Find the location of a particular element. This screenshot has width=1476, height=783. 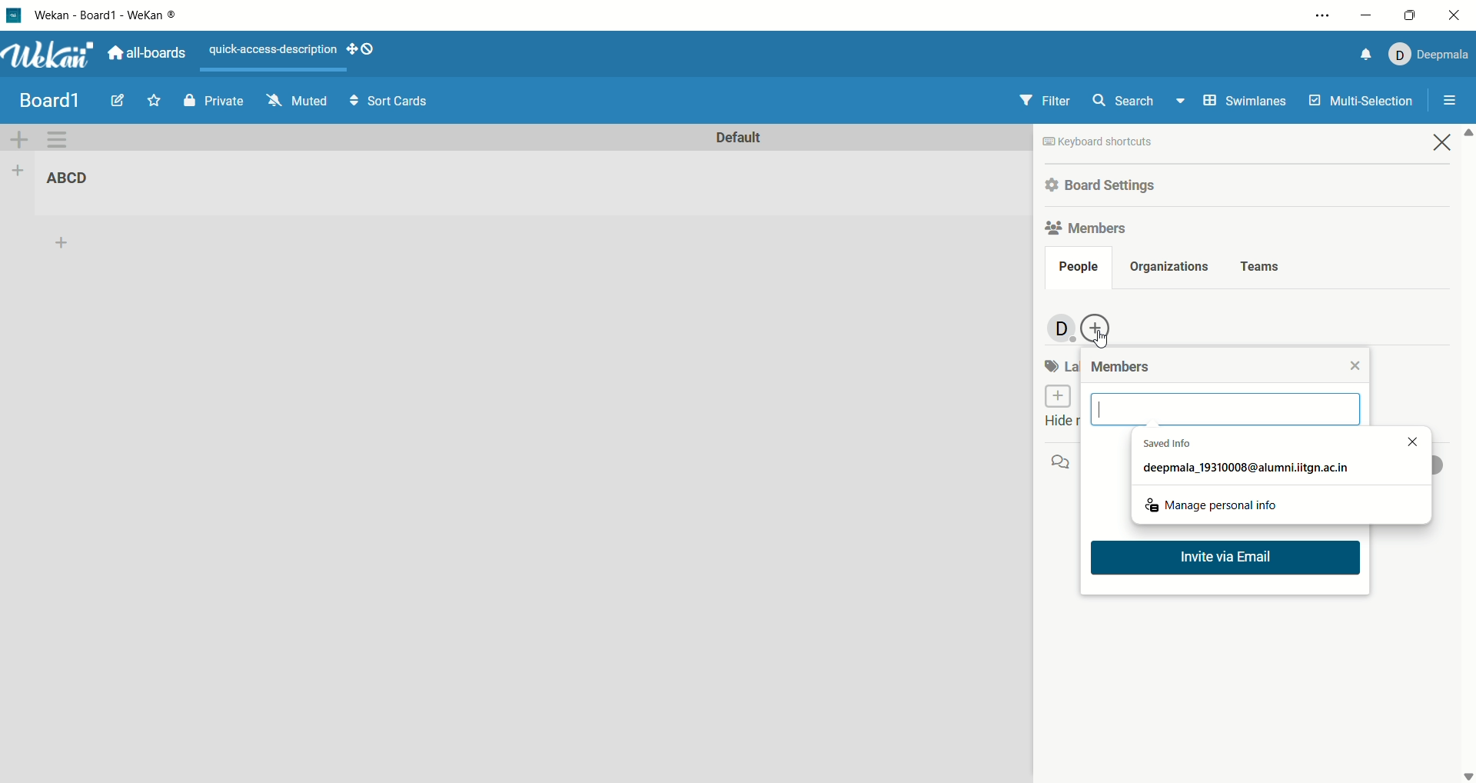

cursor is located at coordinates (1103, 336).